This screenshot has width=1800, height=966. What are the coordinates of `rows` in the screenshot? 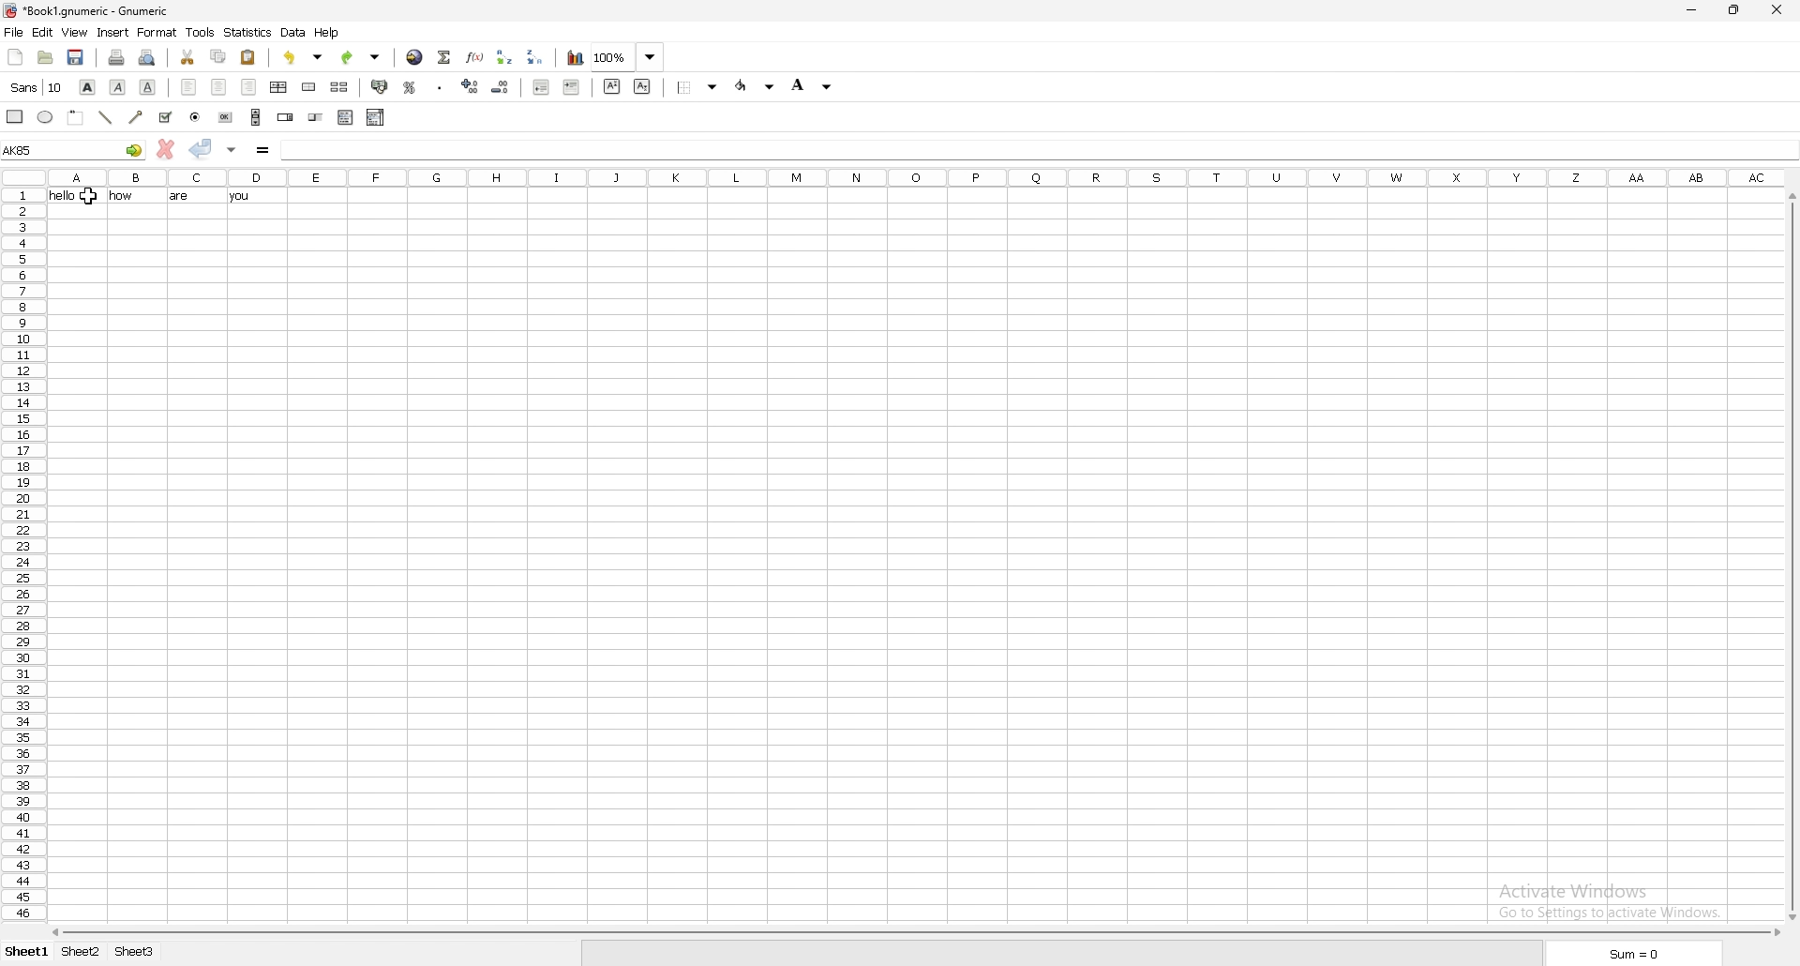 It's located at (22, 554).